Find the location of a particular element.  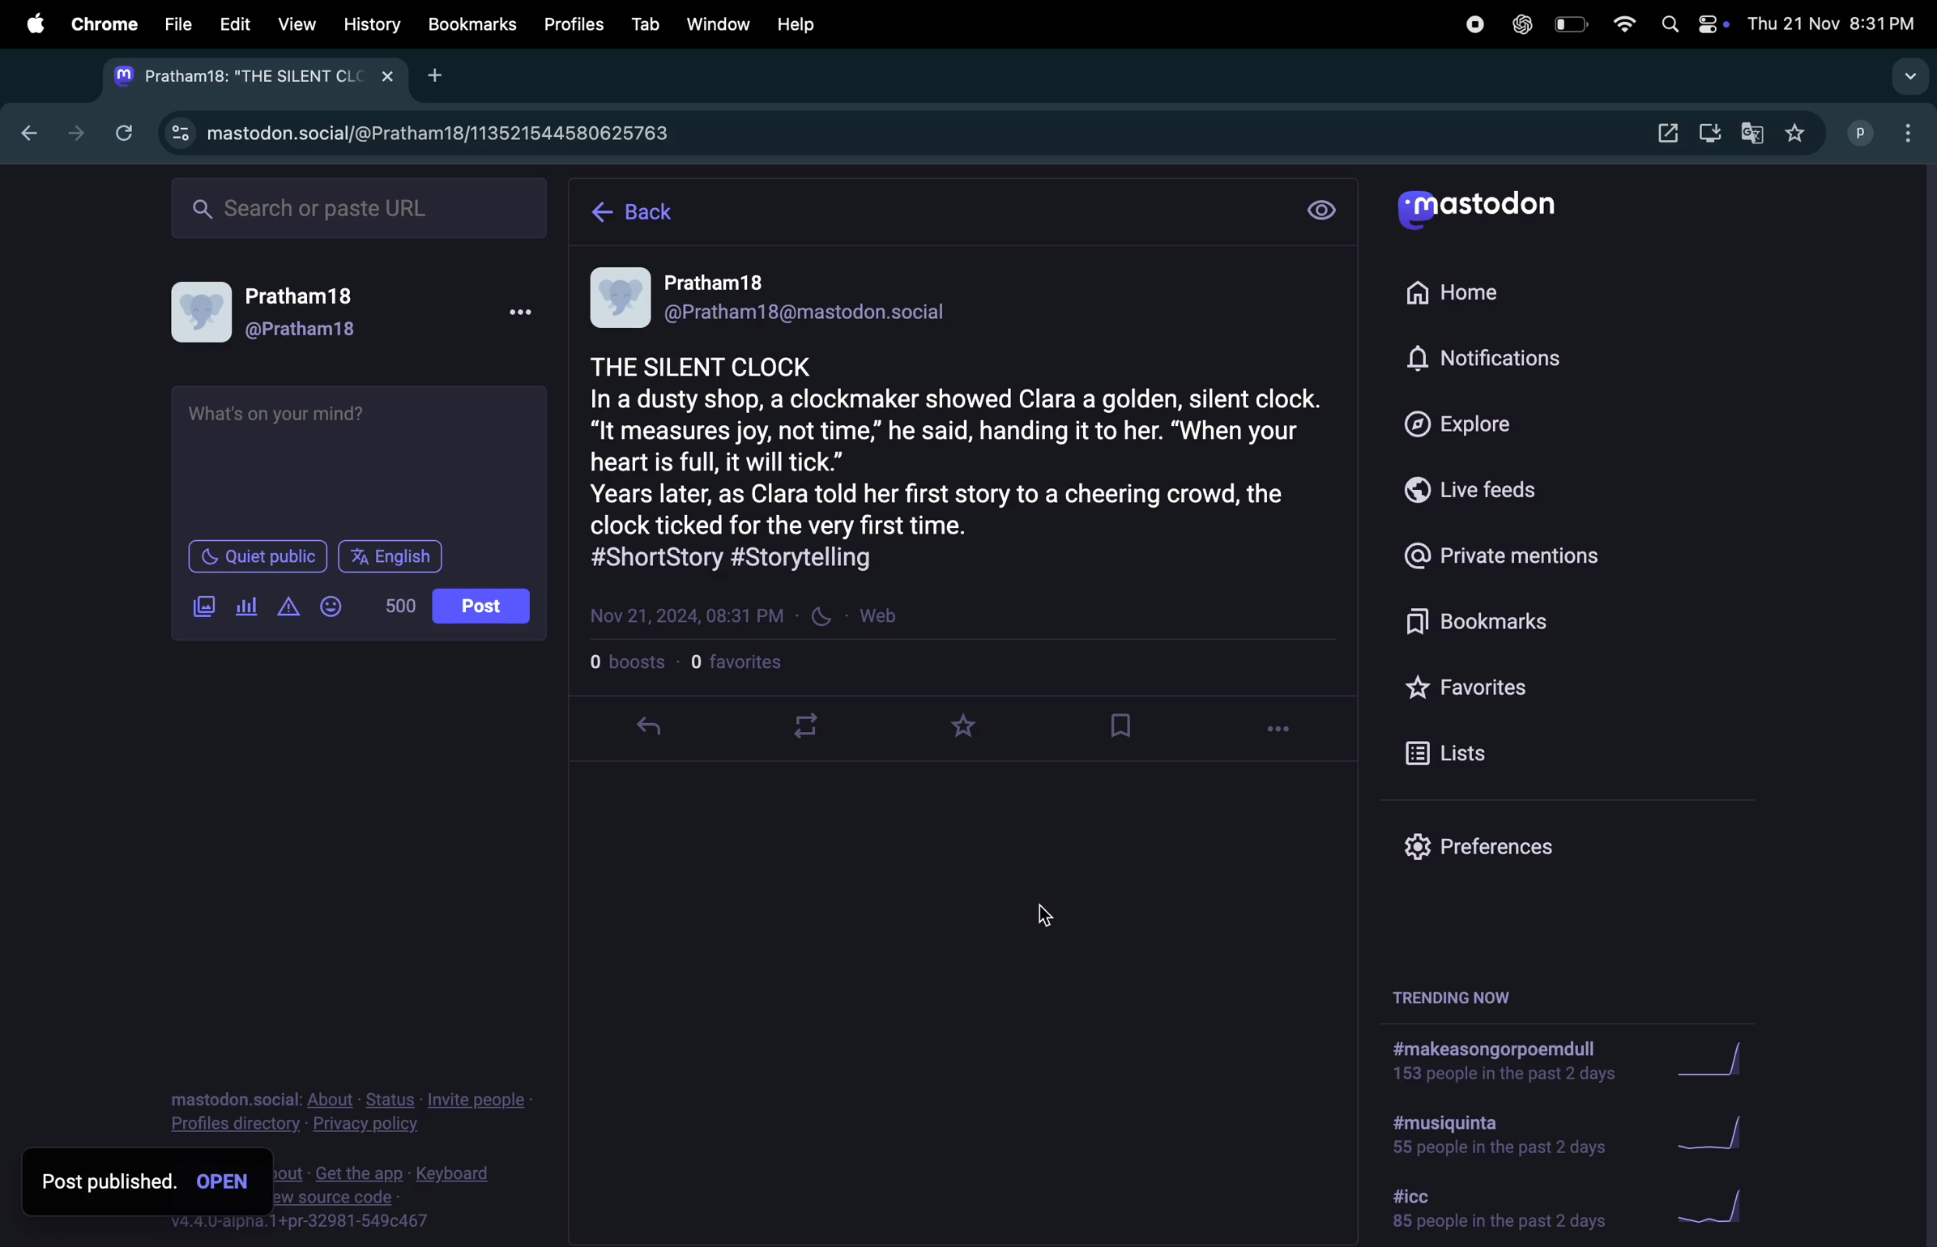

more options is located at coordinates (522, 314).